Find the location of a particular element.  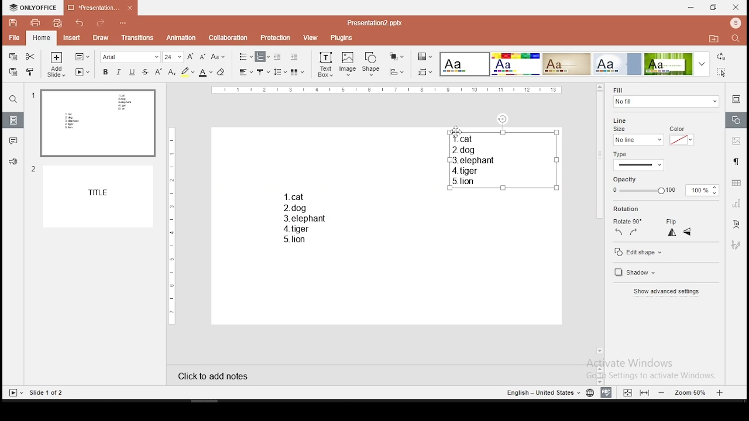

flip horizontal is located at coordinates (688, 232).